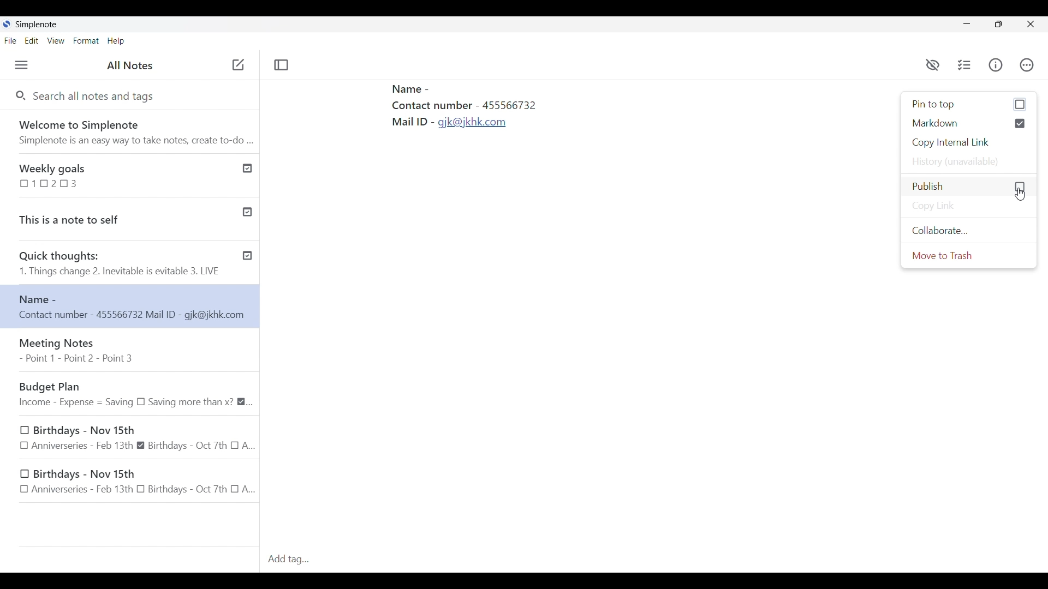 The width and height of the screenshot is (1048, 589). I want to click on Menu, so click(21, 65).